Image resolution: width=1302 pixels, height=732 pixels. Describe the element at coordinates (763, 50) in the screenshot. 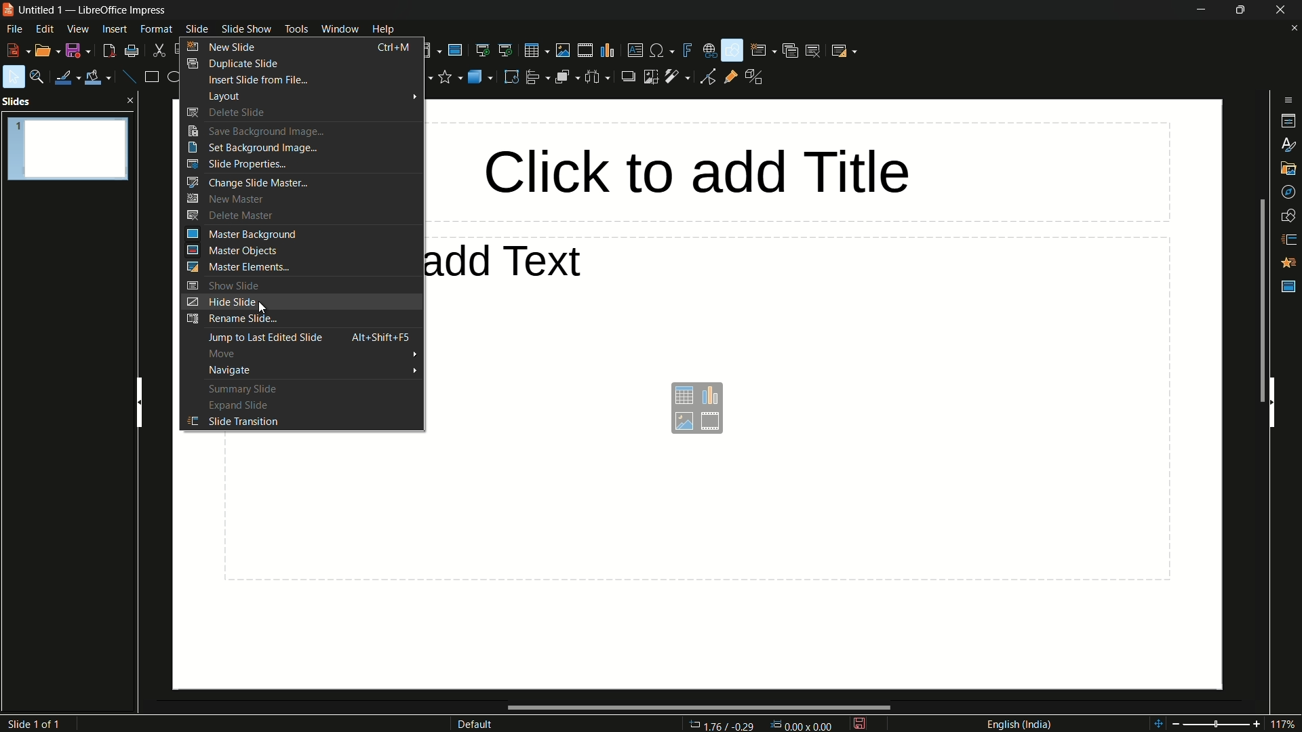

I see `new slide` at that location.